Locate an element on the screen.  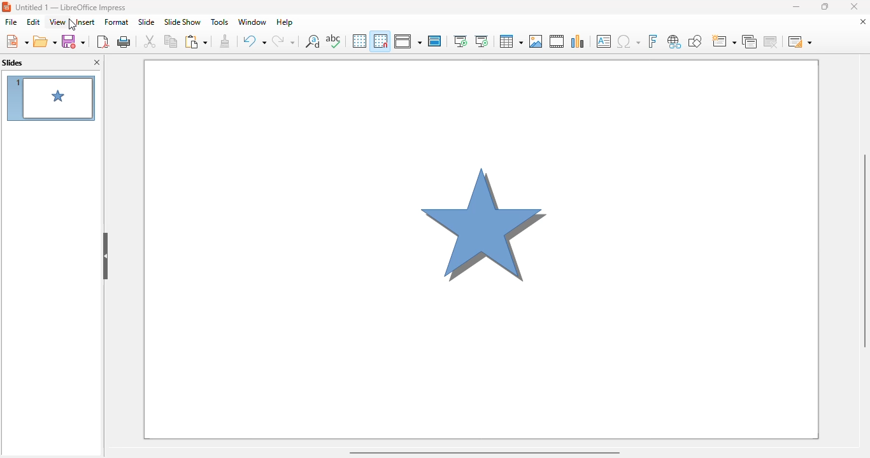
snap to grid is located at coordinates (381, 41).